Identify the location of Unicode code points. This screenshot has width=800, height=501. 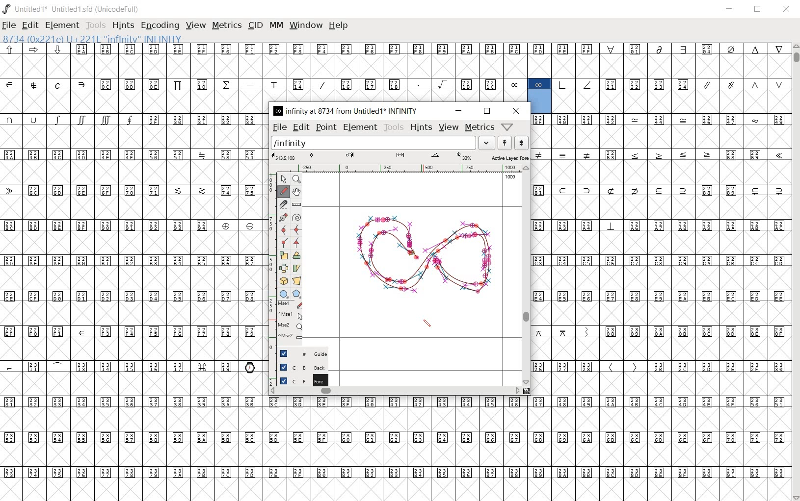
(662, 296).